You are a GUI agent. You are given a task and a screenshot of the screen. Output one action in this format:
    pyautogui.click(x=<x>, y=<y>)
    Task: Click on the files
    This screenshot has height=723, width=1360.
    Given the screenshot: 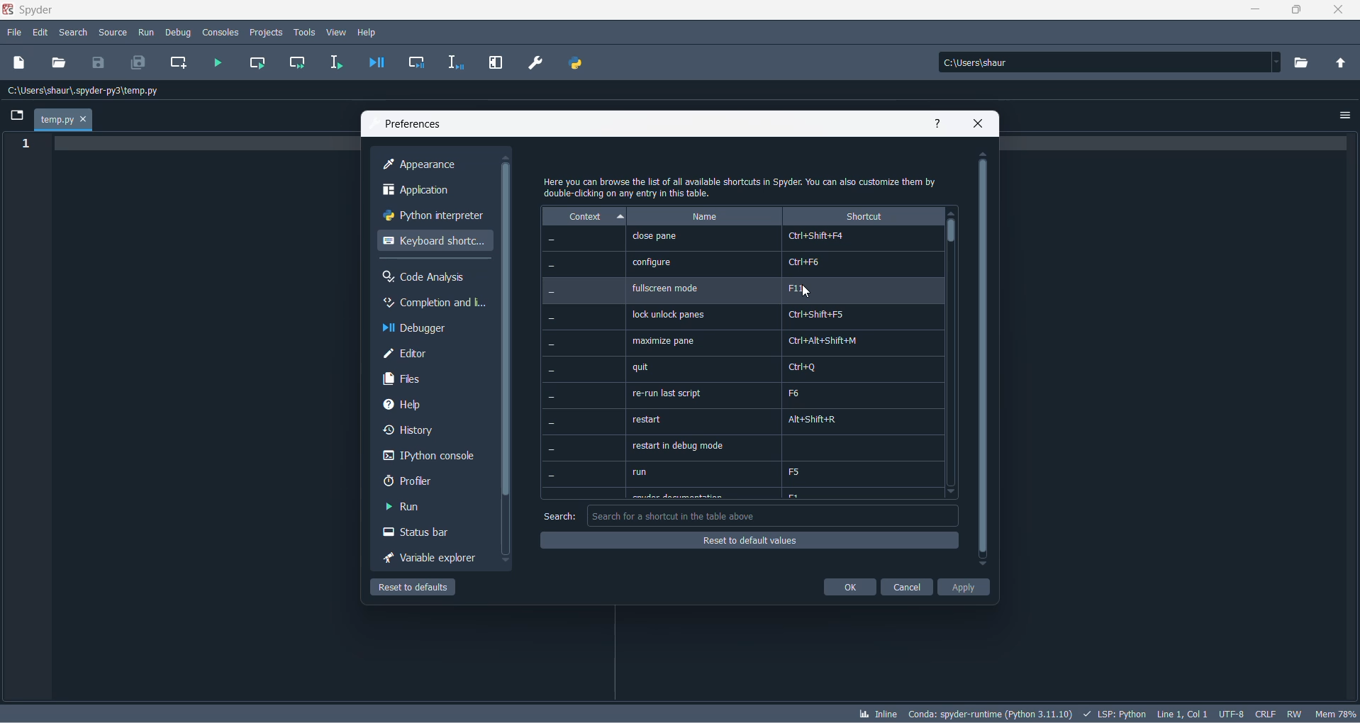 What is the action you would take?
    pyautogui.click(x=435, y=379)
    